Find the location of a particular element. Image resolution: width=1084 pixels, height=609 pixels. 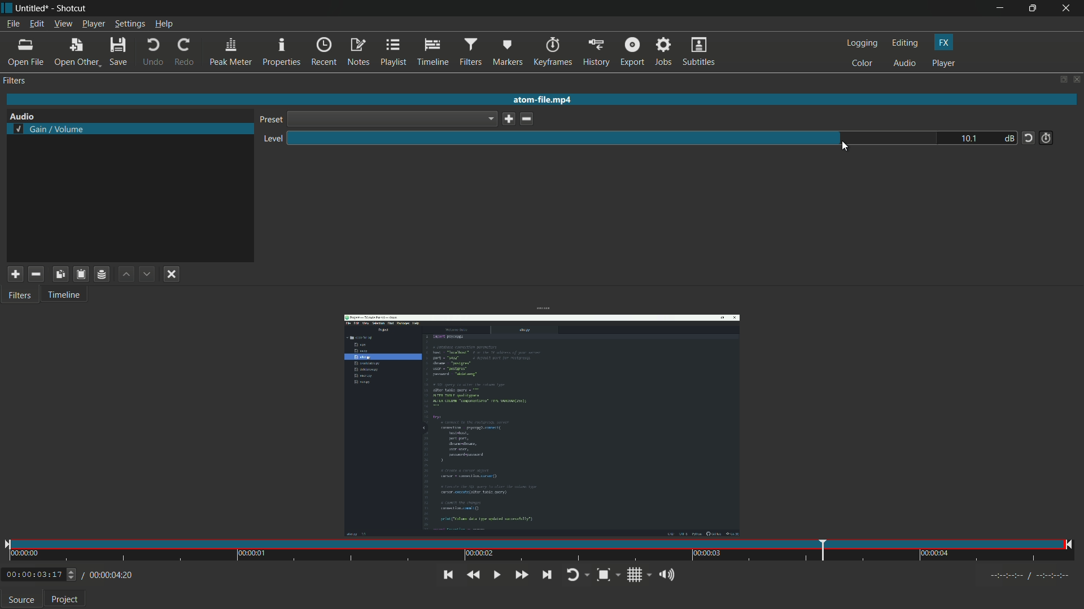

dropdown is located at coordinates (391, 119).